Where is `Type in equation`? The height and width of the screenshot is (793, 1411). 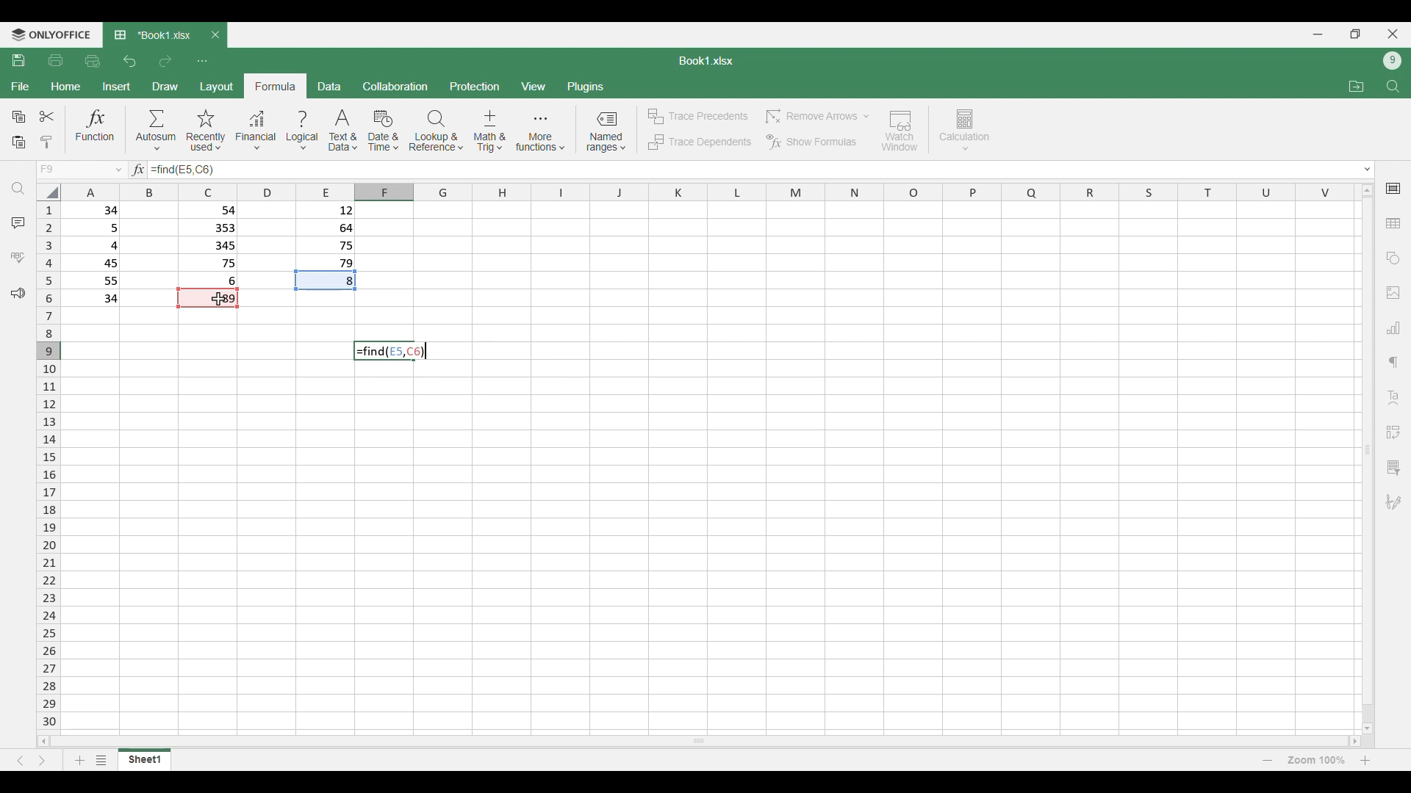 Type in equation is located at coordinates (782, 170).